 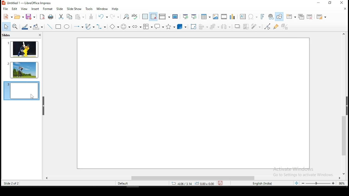 What do you see at coordinates (267, 26) in the screenshot?
I see `toggle point edit mode` at bounding box center [267, 26].